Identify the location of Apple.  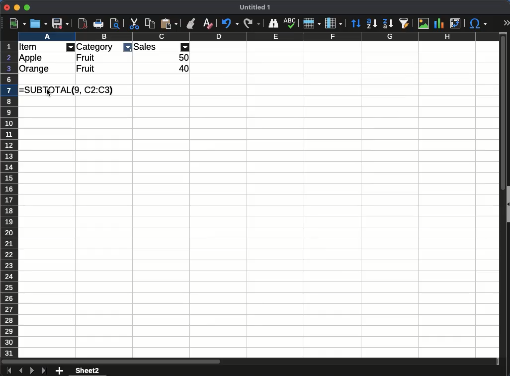
(31, 58).